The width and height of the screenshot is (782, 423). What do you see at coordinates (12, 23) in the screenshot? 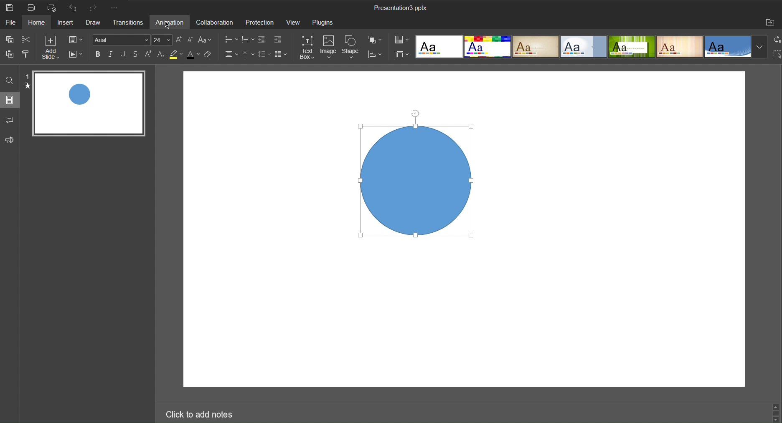
I see `File` at bounding box center [12, 23].